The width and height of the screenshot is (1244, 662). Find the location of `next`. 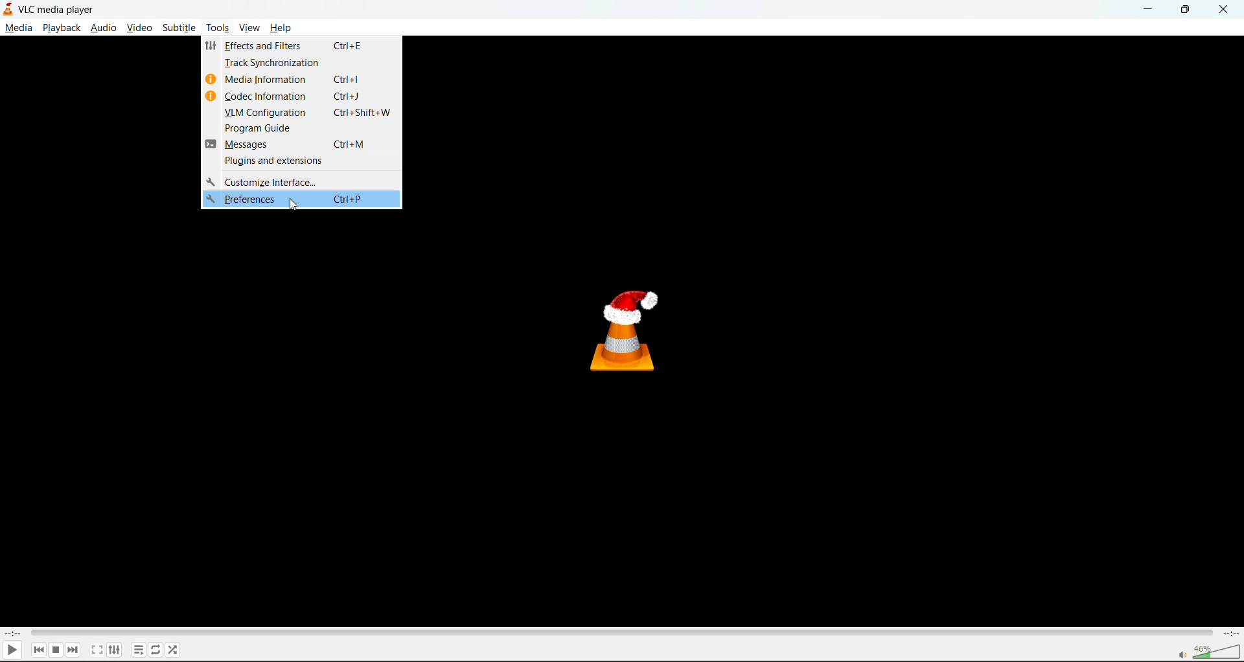

next is located at coordinates (76, 649).